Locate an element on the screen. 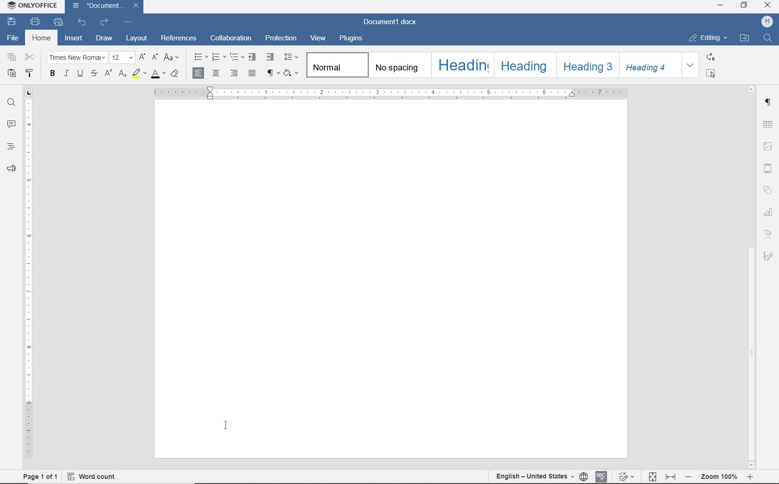 This screenshot has width=779, height=484. protection is located at coordinates (280, 38).